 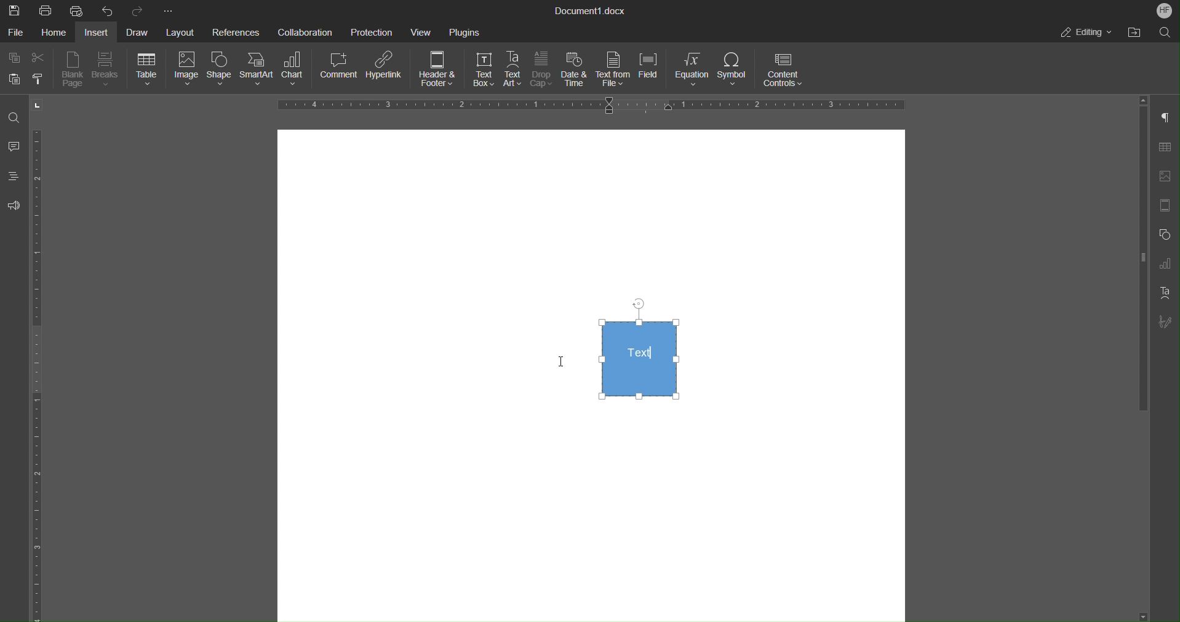 I want to click on Breaks, so click(x=107, y=71).